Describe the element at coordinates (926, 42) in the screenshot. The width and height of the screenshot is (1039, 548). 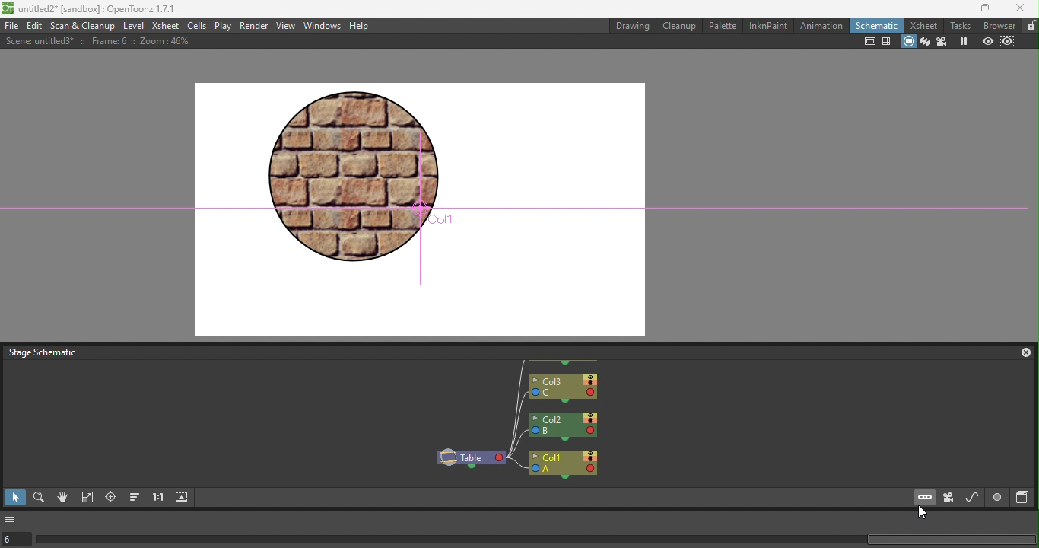
I see `3D view` at that location.